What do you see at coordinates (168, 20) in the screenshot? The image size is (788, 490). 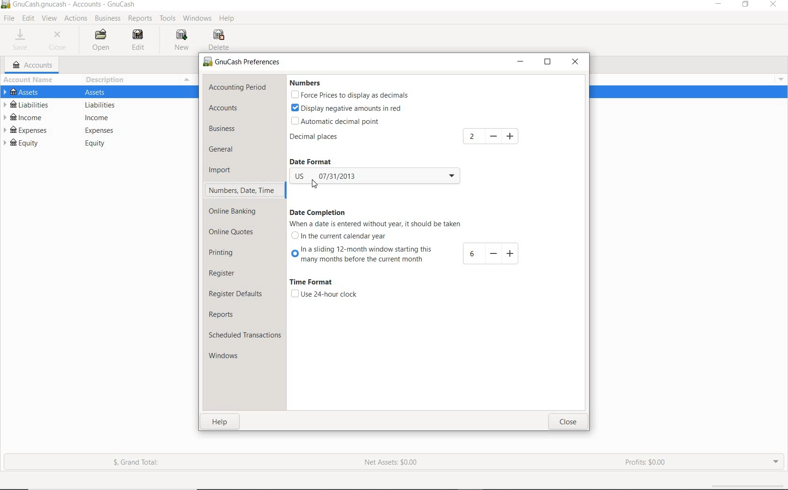 I see `TOOLS` at bounding box center [168, 20].